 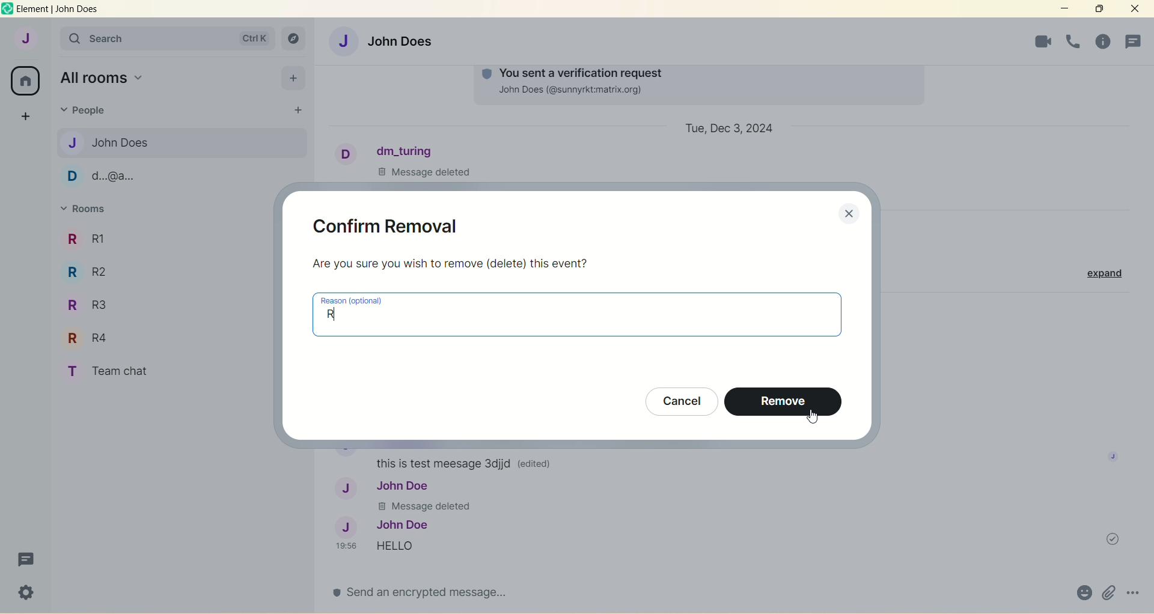 What do you see at coordinates (427, 597) in the screenshot?
I see `send an encrypted message...` at bounding box center [427, 597].